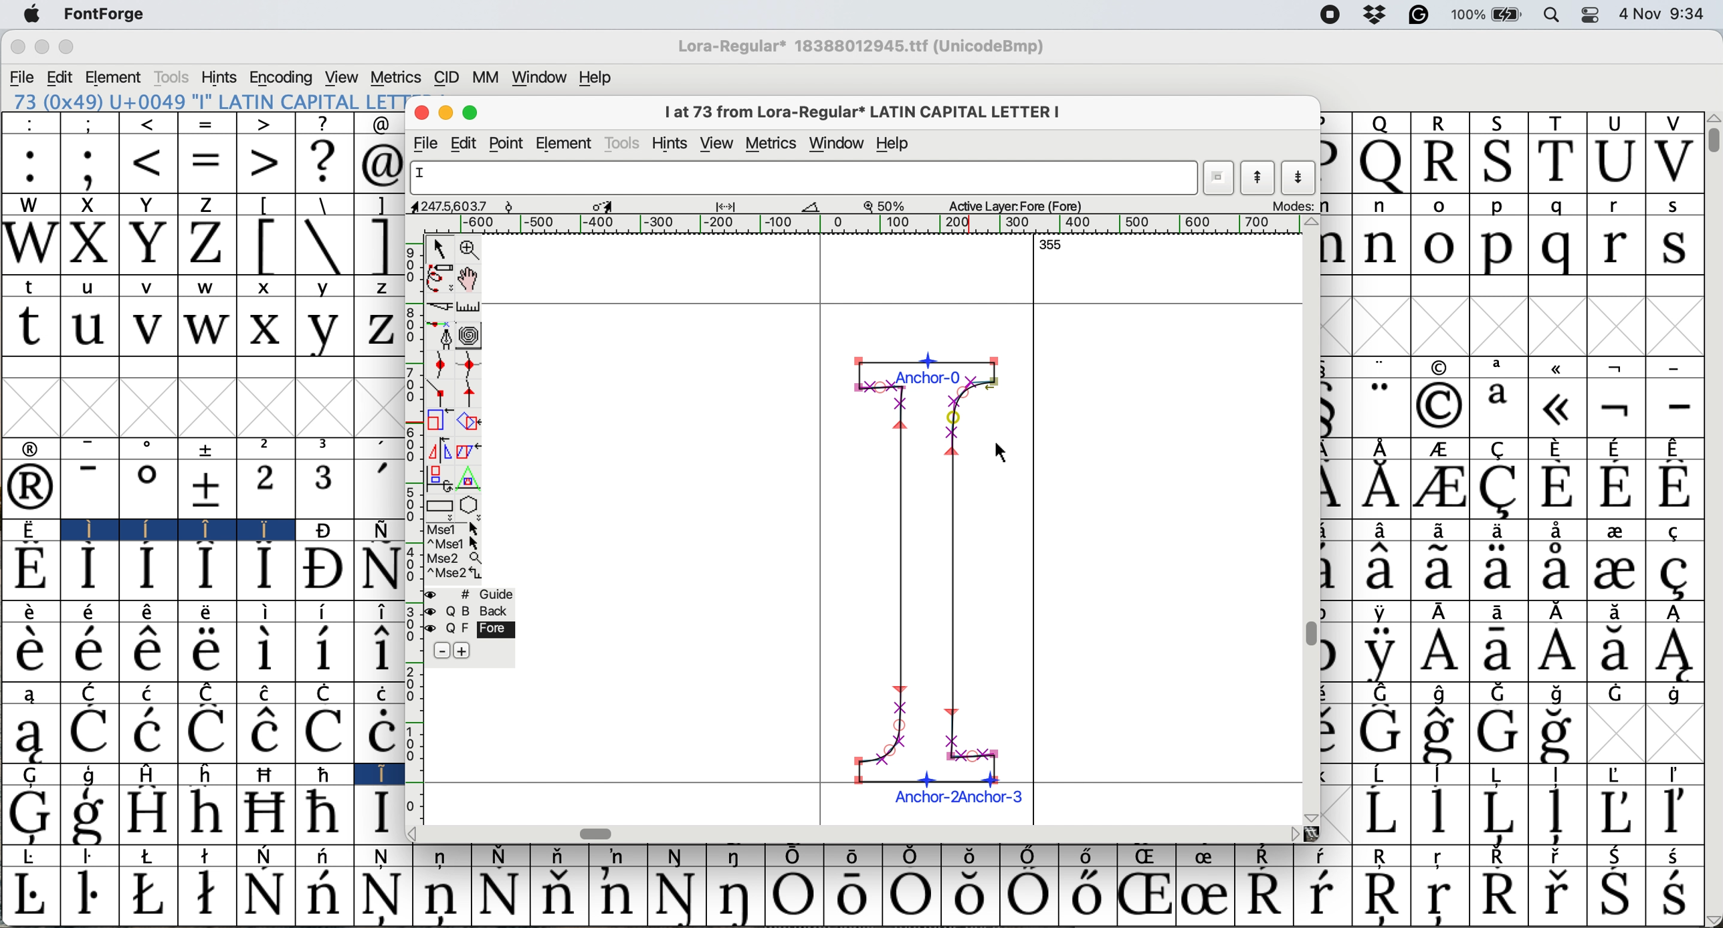 The height and width of the screenshot is (928, 1723). I want to click on system logo, so click(30, 13).